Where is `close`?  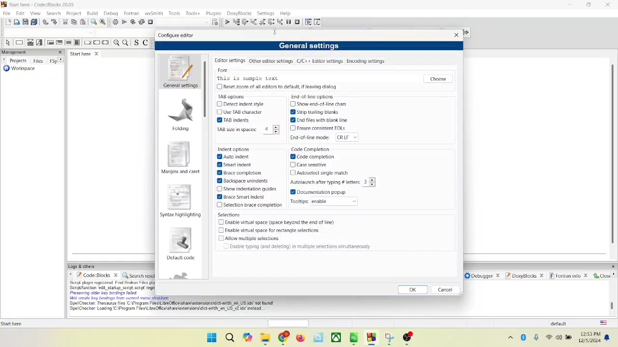 close is located at coordinates (98, 53).